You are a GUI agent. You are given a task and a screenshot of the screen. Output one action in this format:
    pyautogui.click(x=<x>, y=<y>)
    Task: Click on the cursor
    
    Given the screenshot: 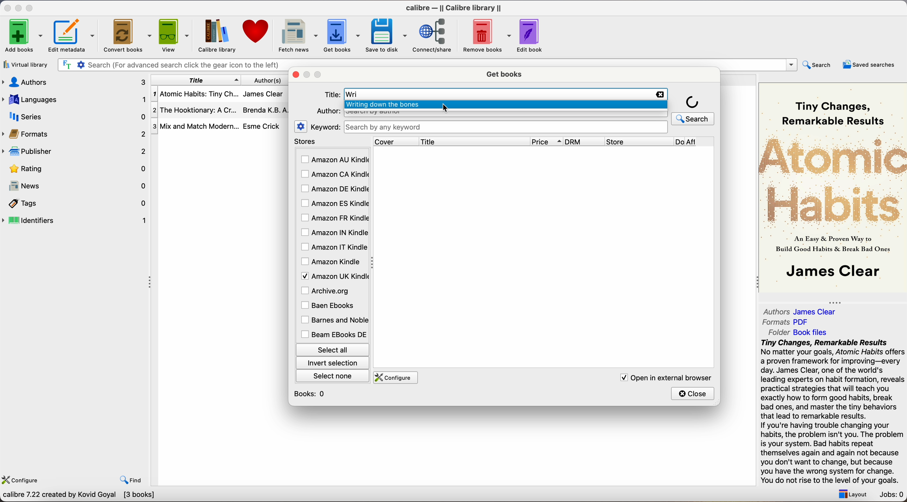 What is the action you would take?
    pyautogui.click(x=445, y=108)
    